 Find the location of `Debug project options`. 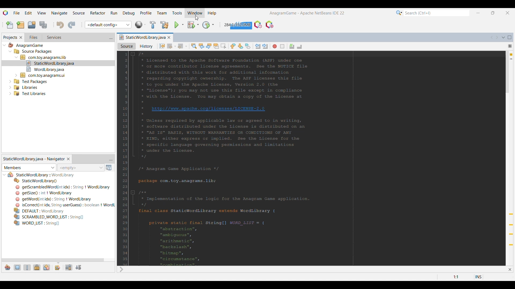

Debug project options is located at coordinates (198, 25).